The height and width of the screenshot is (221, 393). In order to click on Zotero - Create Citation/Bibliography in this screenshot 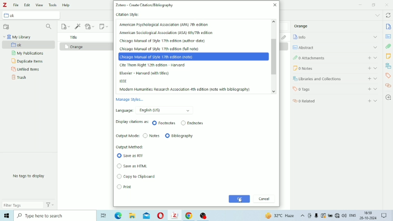, I will do `click(145, 5)`.